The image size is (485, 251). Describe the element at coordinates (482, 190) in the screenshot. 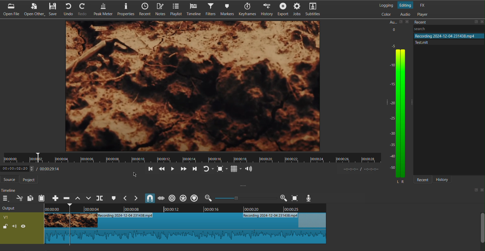

I see `close` at that location.